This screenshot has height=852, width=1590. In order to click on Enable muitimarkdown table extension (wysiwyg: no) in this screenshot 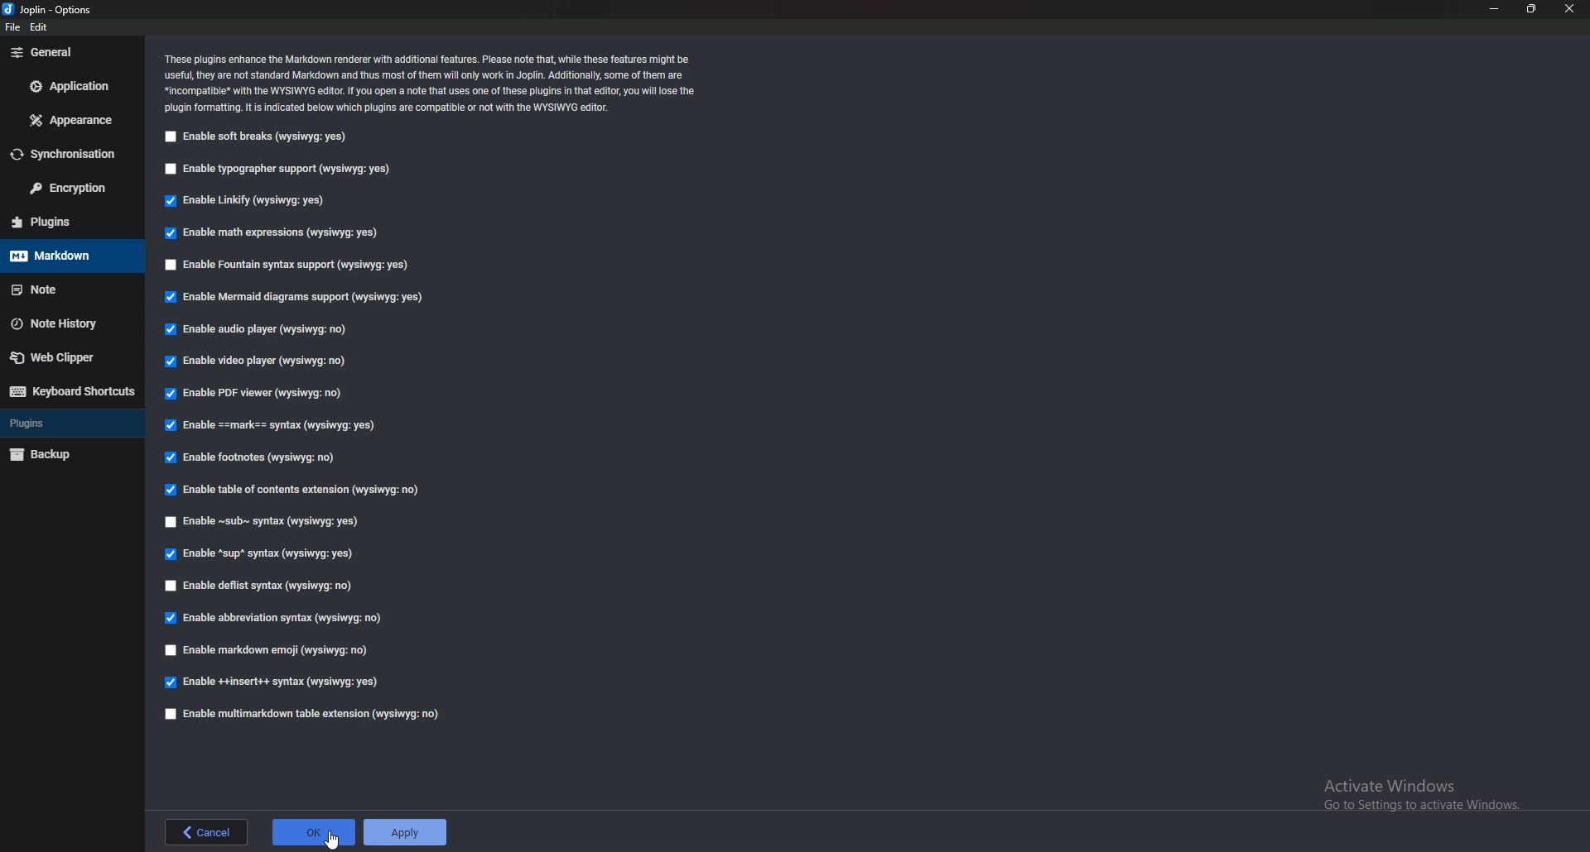, I will do `click(301, 713)`.